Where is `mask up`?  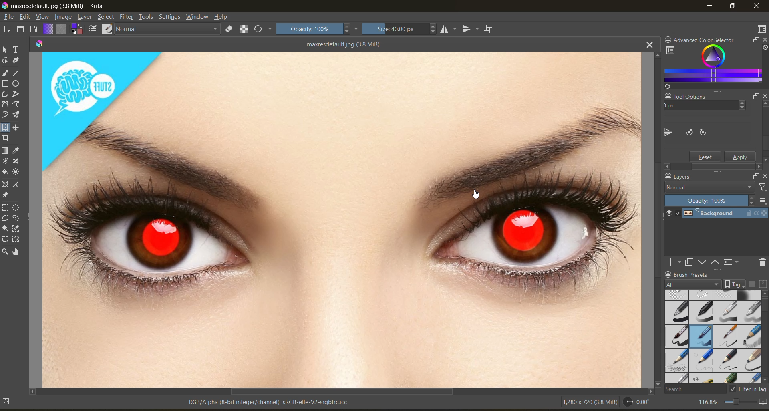 mask up is located at coordinates (714, 262).